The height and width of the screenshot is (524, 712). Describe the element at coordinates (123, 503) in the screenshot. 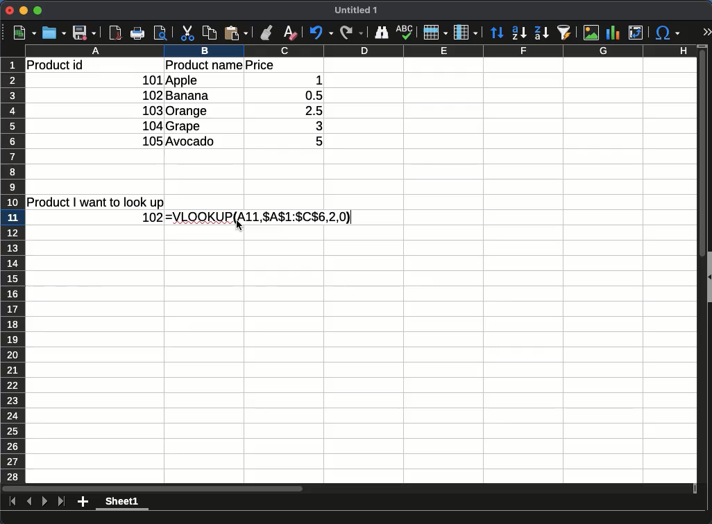

I see `sheet1` at that location.